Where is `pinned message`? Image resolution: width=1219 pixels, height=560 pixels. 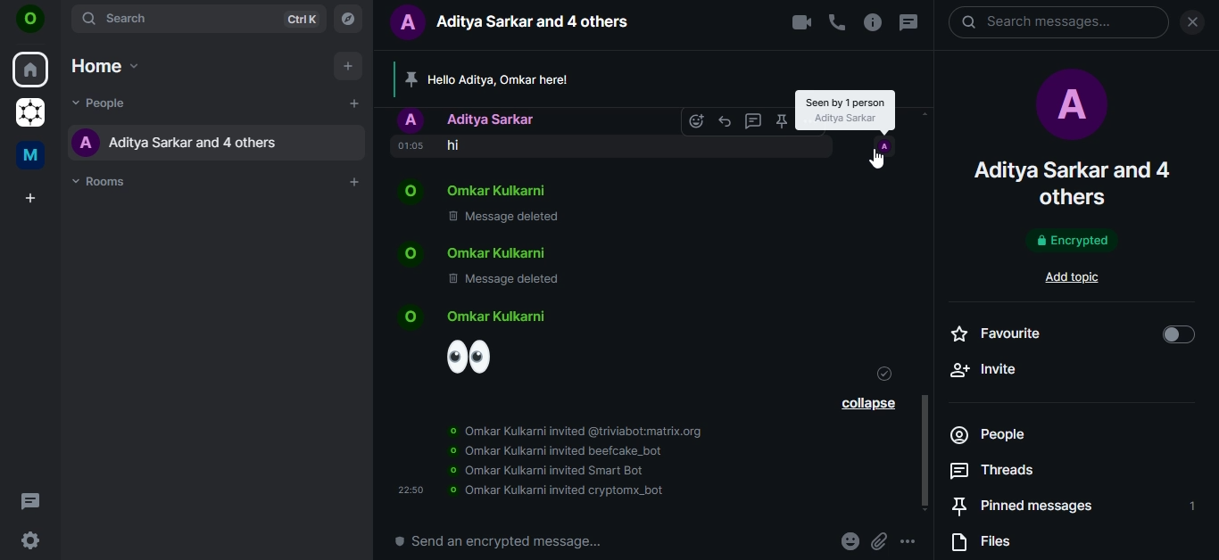 pinned message is located at coordinates (779, 121).